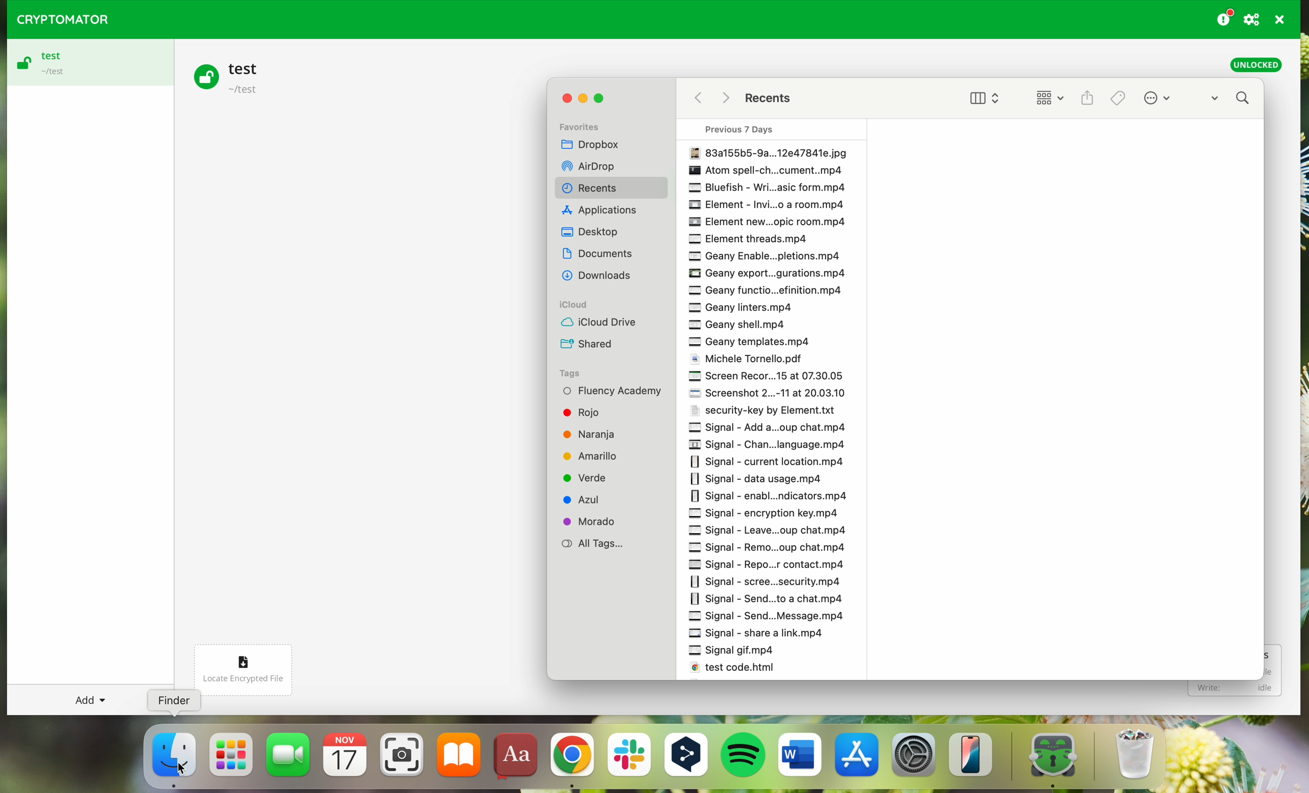 The width and height of the screenshot is (1309, 793). I want to click on iBooks, so click(459, 758).